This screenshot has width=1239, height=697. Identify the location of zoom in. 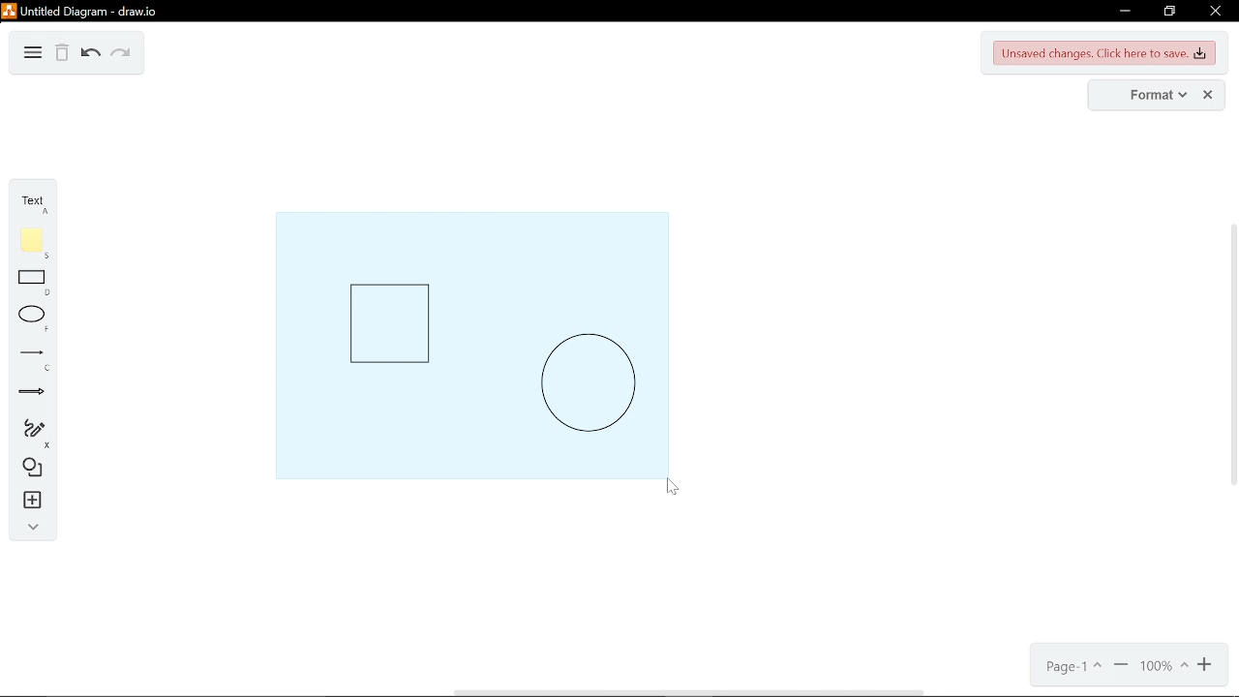
(1206, 668).